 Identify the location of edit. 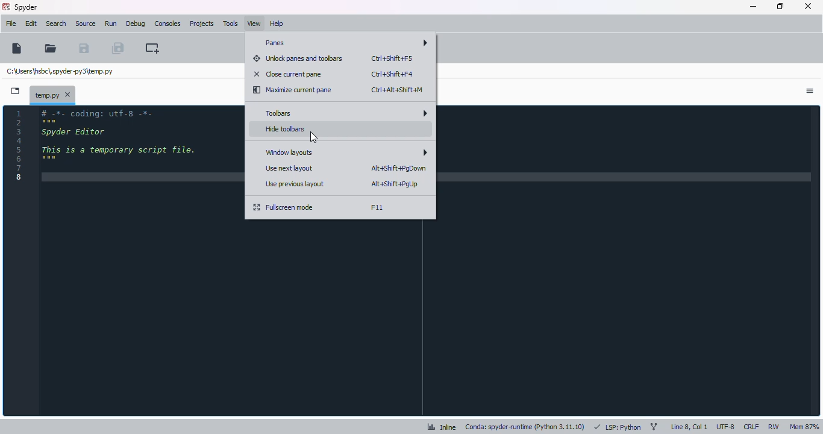
(31, 24).